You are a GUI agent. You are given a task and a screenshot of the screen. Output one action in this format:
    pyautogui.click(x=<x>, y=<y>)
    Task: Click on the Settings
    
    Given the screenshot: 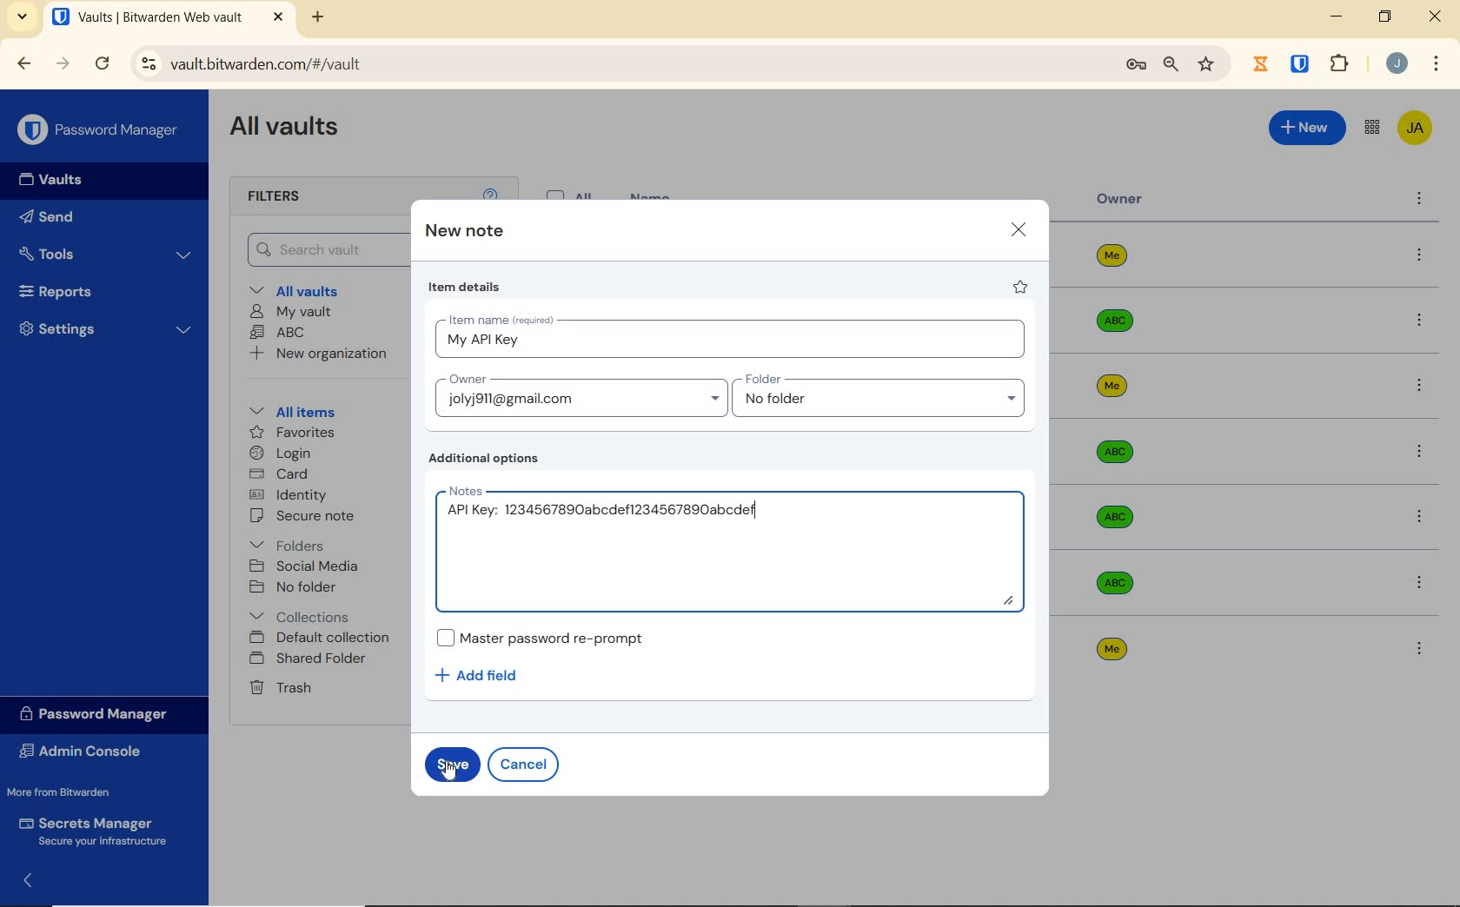 What is the action you would take?
    pyautogui.click(x=107, y=333)
    